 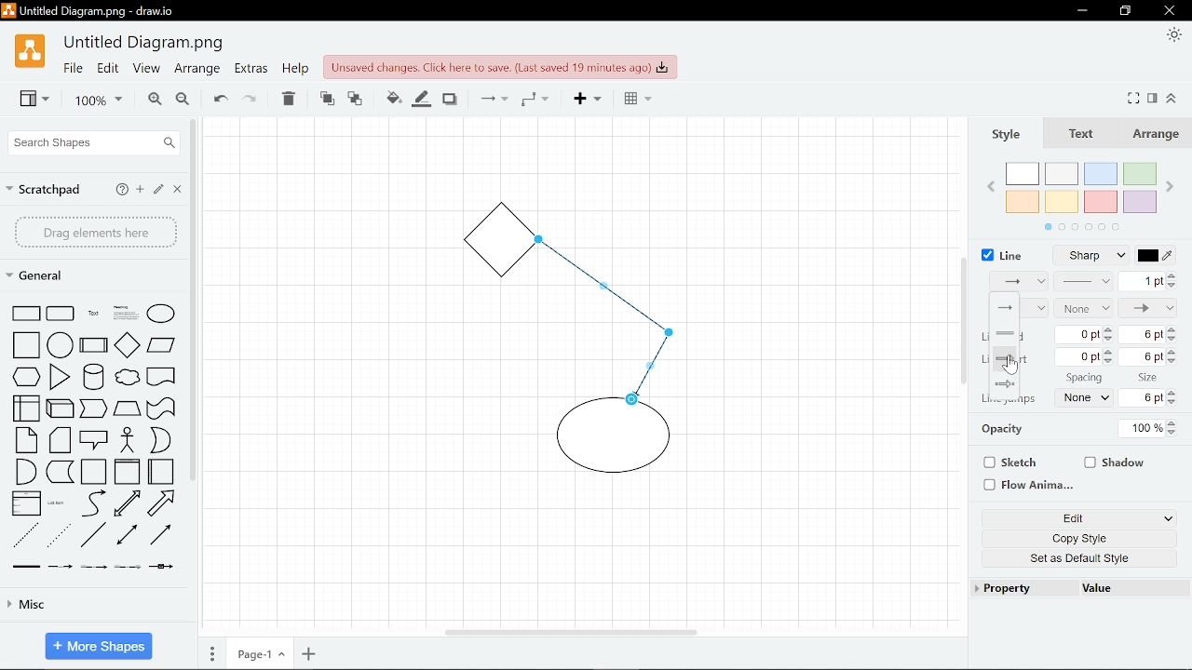 What do you see at coordinates (1169, 519) in the screenshot?
I see `∨` at bounding box center [1169, 519].